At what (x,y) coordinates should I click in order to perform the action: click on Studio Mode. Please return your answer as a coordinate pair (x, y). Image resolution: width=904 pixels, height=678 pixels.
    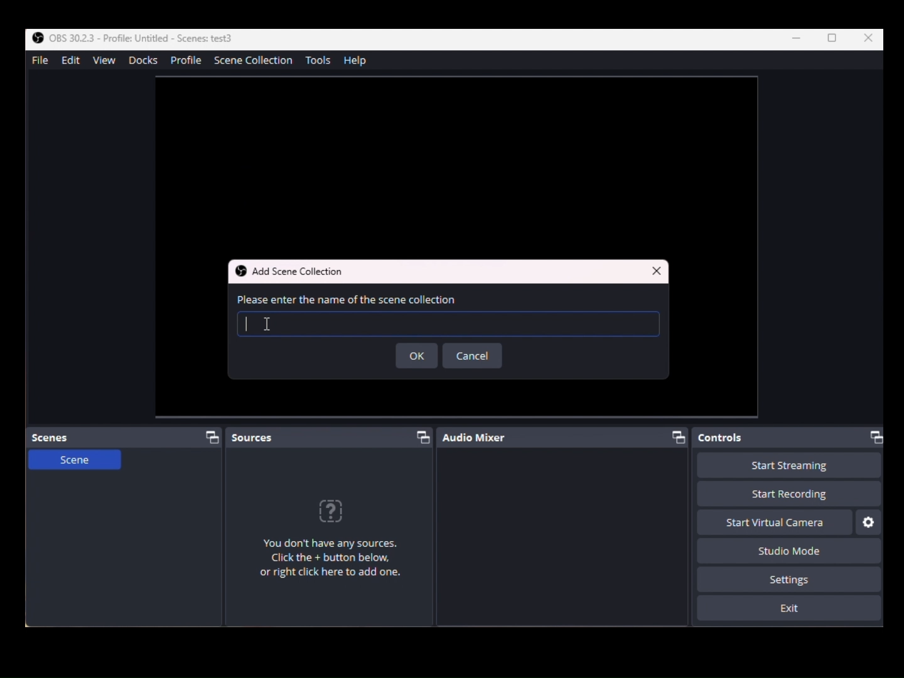
    Looking at the image, I should click on (785, 550).